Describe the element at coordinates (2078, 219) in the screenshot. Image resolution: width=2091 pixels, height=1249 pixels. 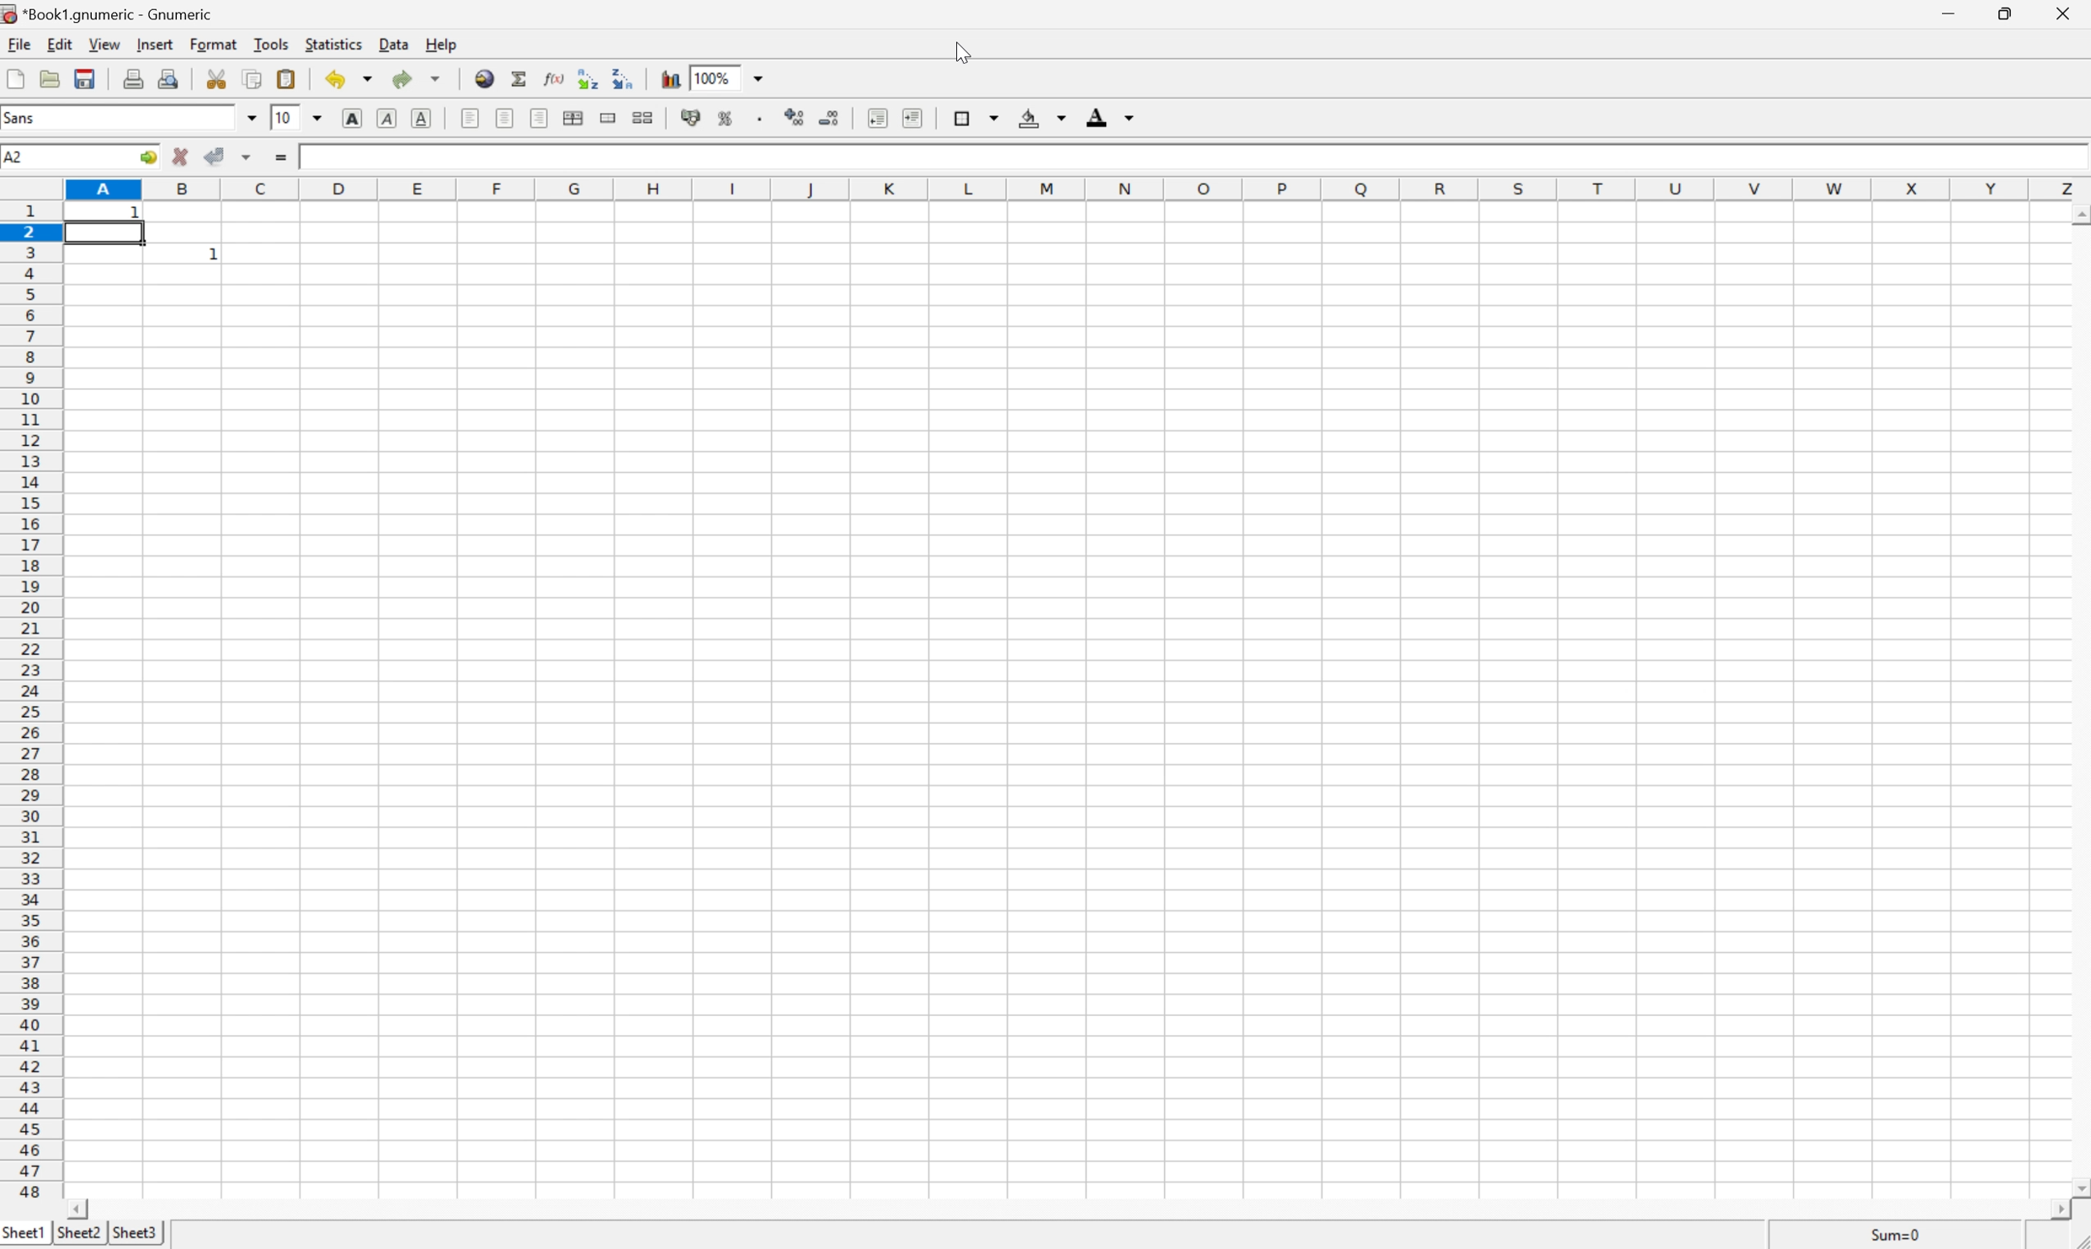
I see `scroll up` at that location.